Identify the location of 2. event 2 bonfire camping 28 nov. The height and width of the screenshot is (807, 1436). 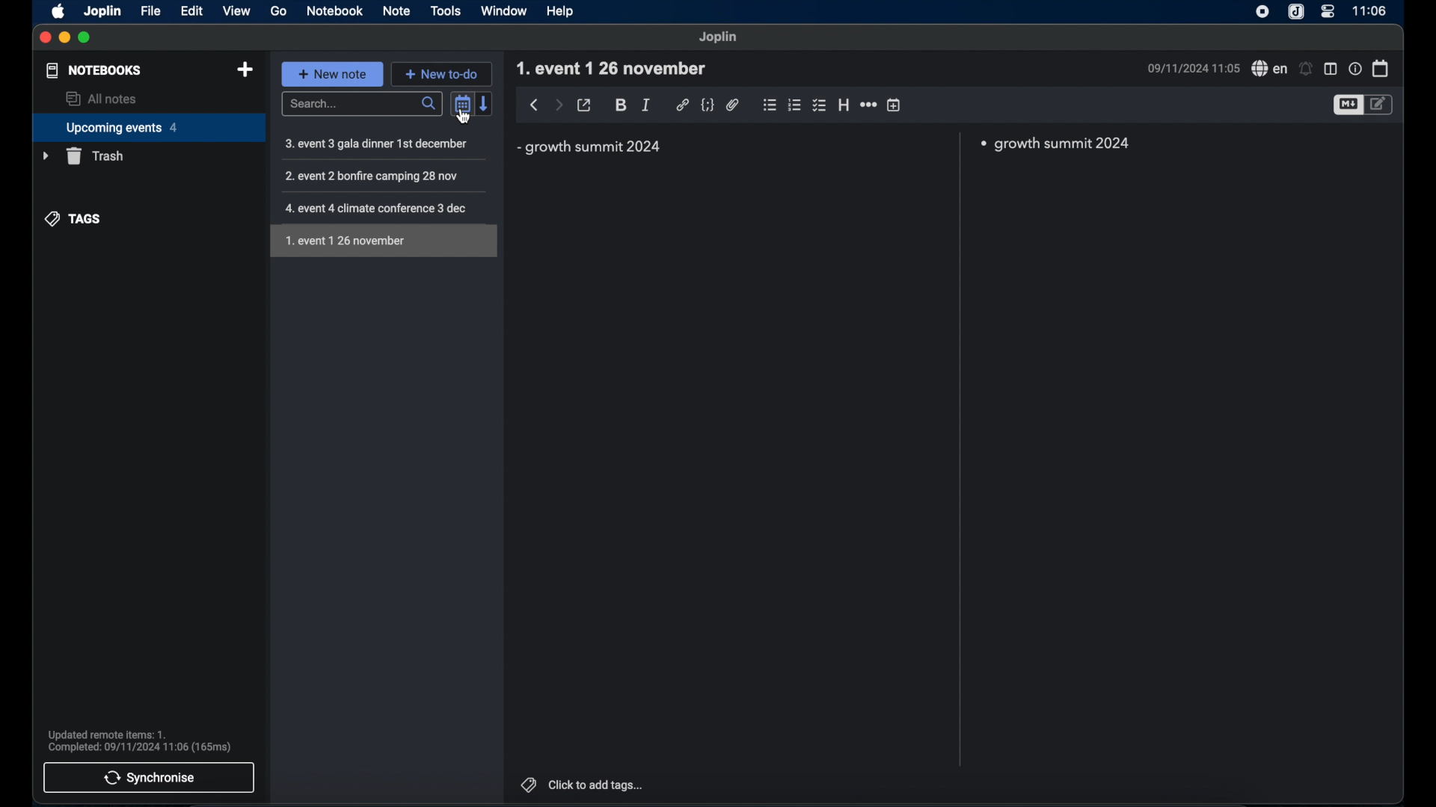
(380, 175).